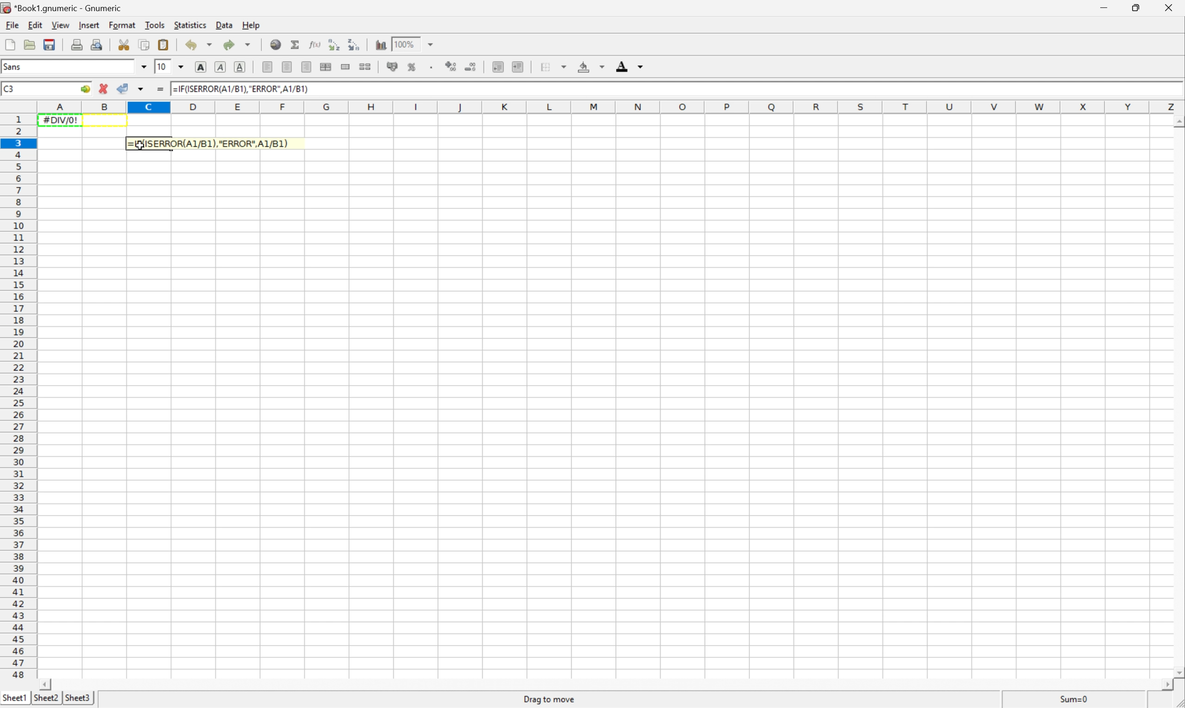  I want to click on Drop down, so click(644, 67).